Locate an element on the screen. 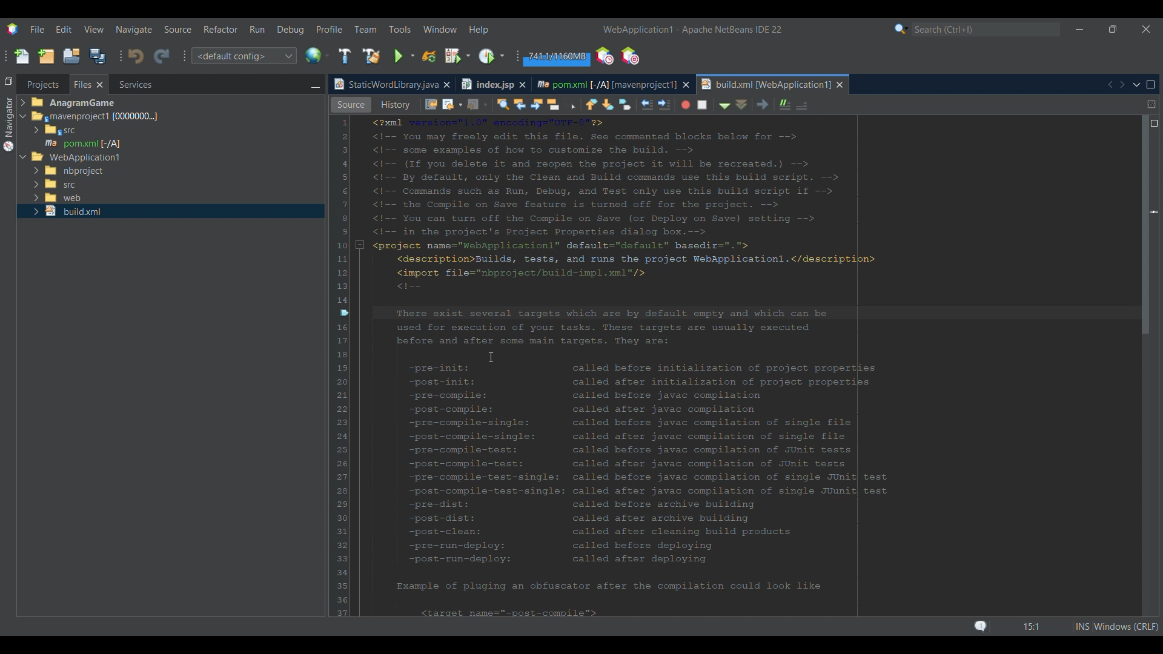  Previous bookmark is located at coordinates (700, 102).